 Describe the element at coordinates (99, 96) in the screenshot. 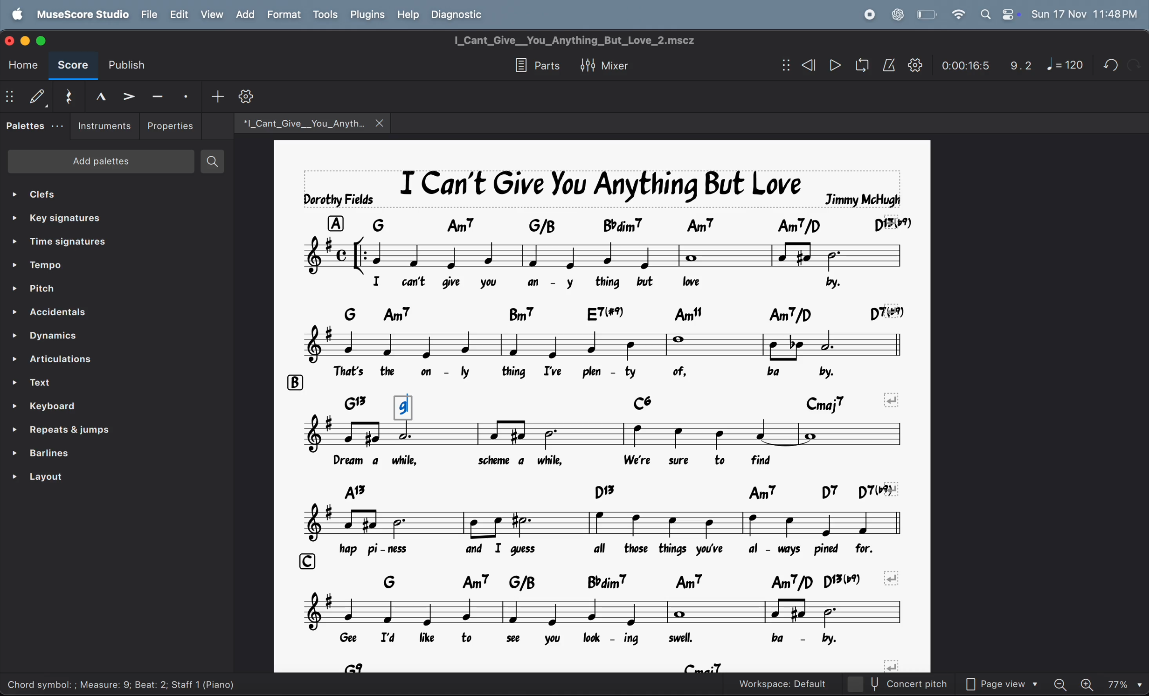

I see `marcato` at that location.